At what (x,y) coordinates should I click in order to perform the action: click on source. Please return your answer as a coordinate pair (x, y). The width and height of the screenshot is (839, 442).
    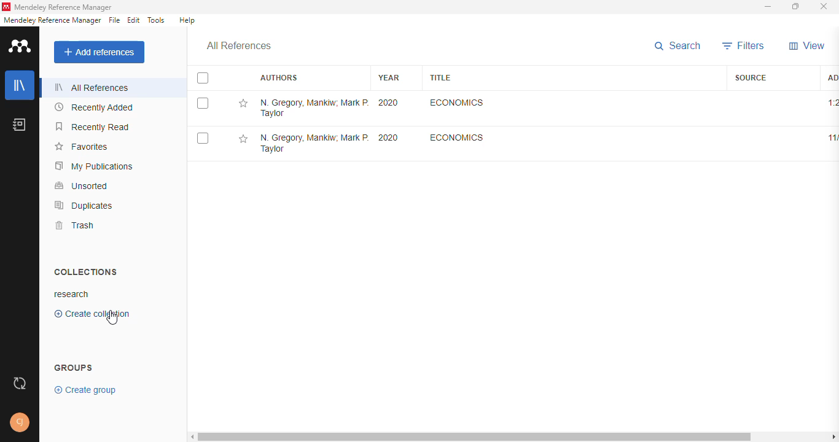
    Looking at the image, I should click on (751, 77).